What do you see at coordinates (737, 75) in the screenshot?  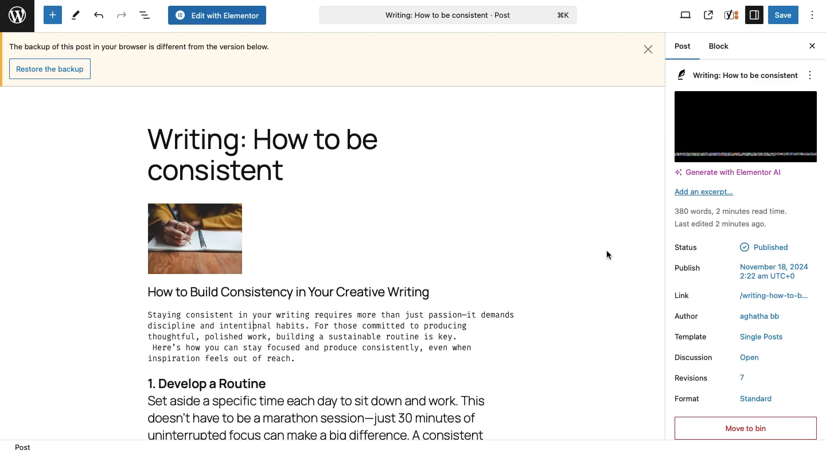 I see `Paragraph` at bounding box center [737, 75].